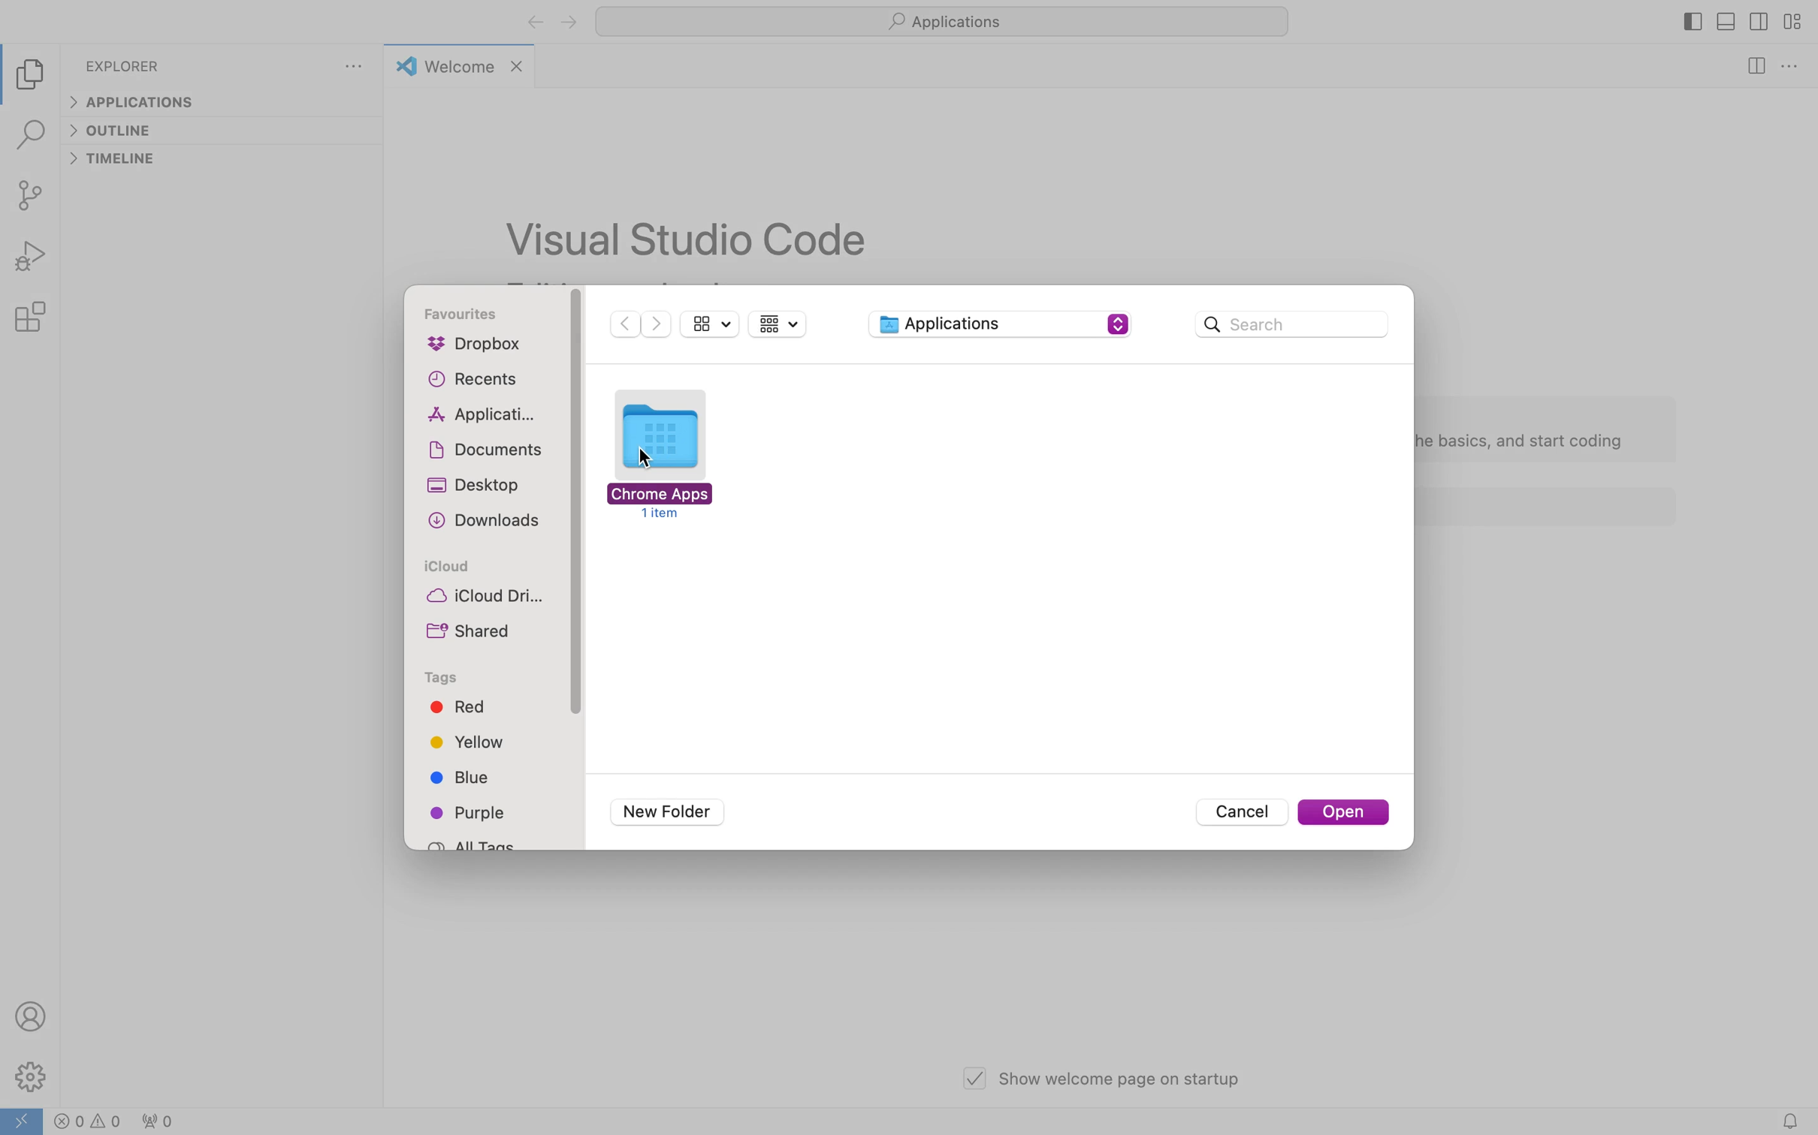 This screenshot has width=1818, height=1135. Describe the element at coordinates (136, 103) in the screenshot. I see `applications` at that location.